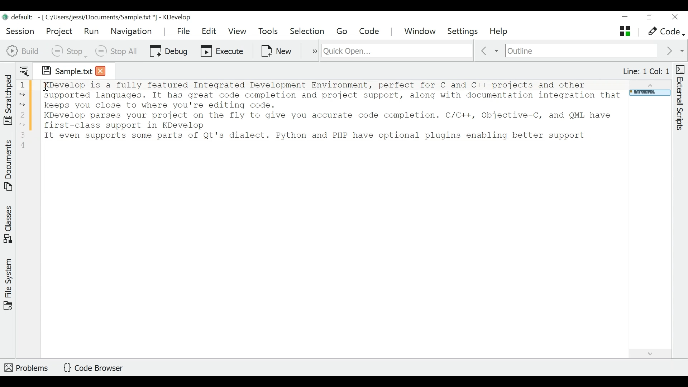 The width and height of the screenshot is (688, 387). I want to click on Session, so click(20, 30).